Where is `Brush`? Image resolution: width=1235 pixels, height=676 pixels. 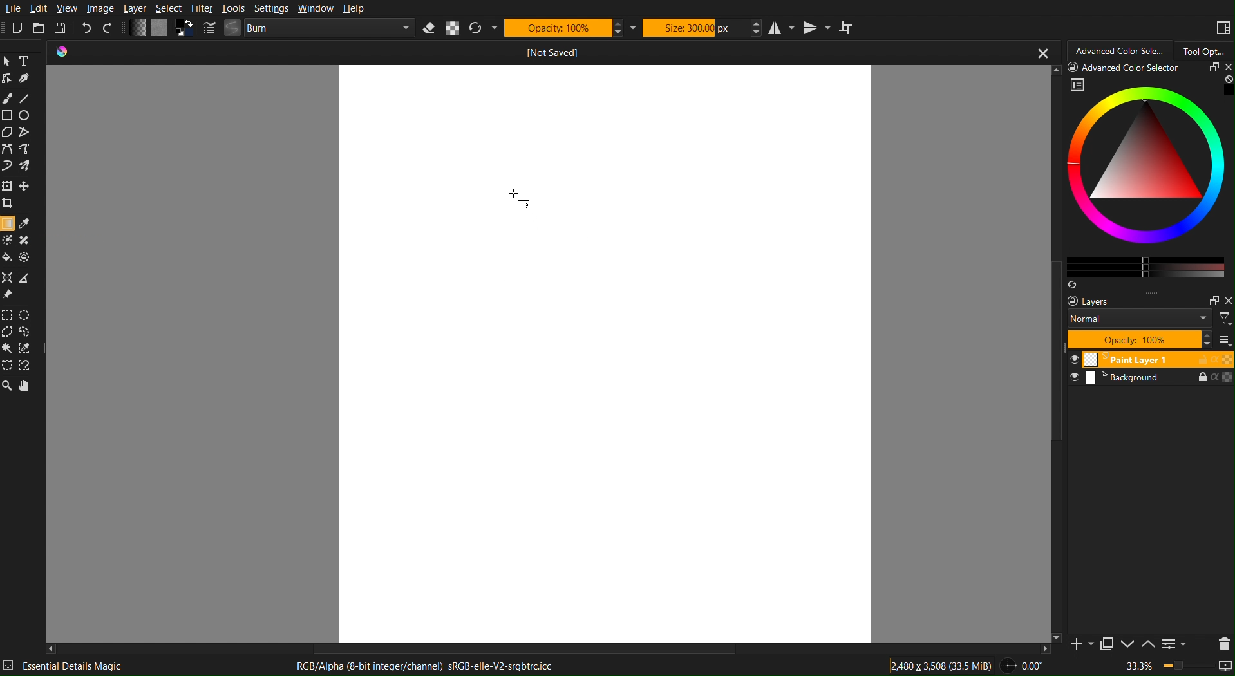
Brush is located at coordinates (8, 99).